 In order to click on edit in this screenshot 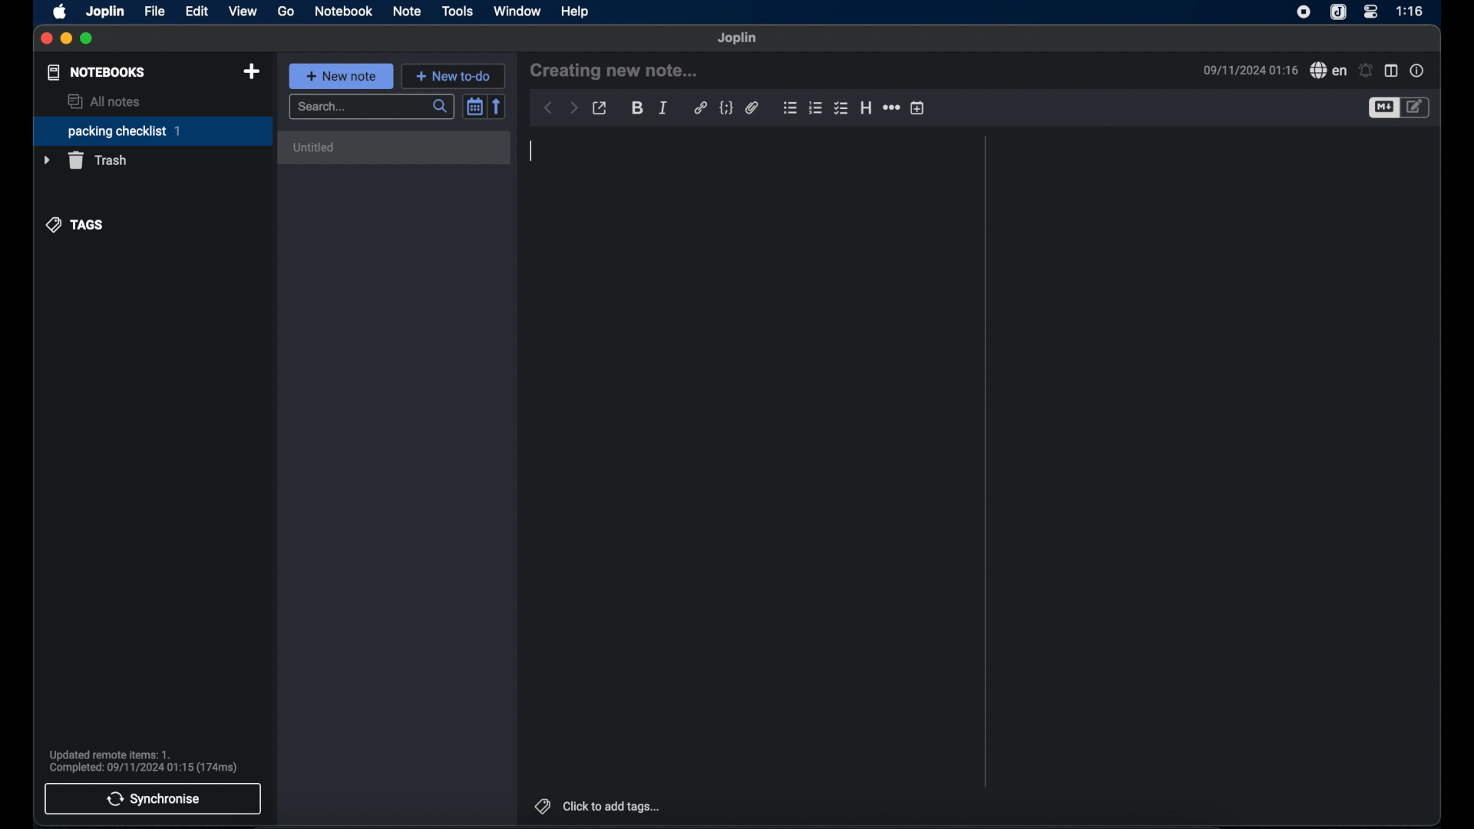, I will do `click(197, 11)`.